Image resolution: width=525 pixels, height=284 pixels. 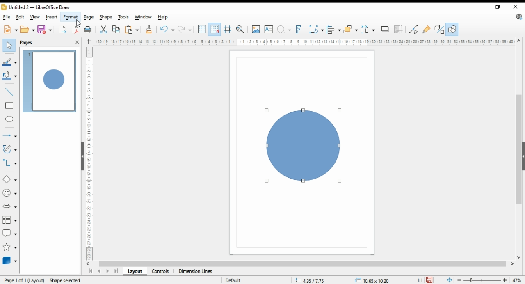 What do you see at coordinates (52, 17) in the screenshot?
I see `insert` at bounding box center [52, 17].